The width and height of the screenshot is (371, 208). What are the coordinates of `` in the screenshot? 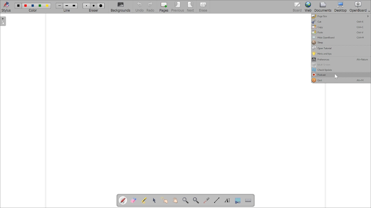 It's located at (341, 42).